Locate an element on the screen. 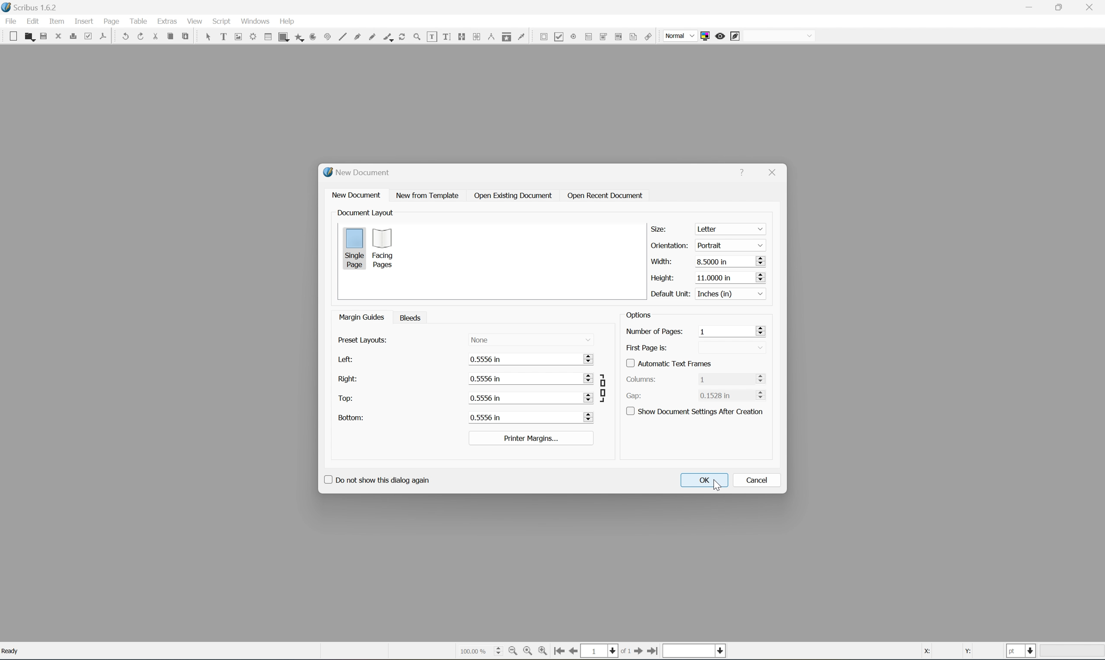  go to first page is located at coordinates (560, 652).